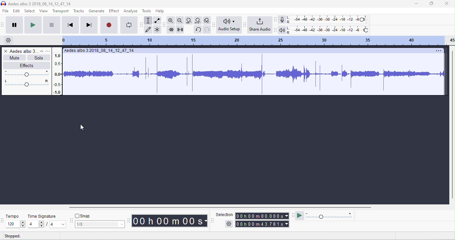 This screenshot has height=240, width=455. Describe the element at coordinates (142, 25) in the screenshot. I see `audacity tools toolbar` at that location.